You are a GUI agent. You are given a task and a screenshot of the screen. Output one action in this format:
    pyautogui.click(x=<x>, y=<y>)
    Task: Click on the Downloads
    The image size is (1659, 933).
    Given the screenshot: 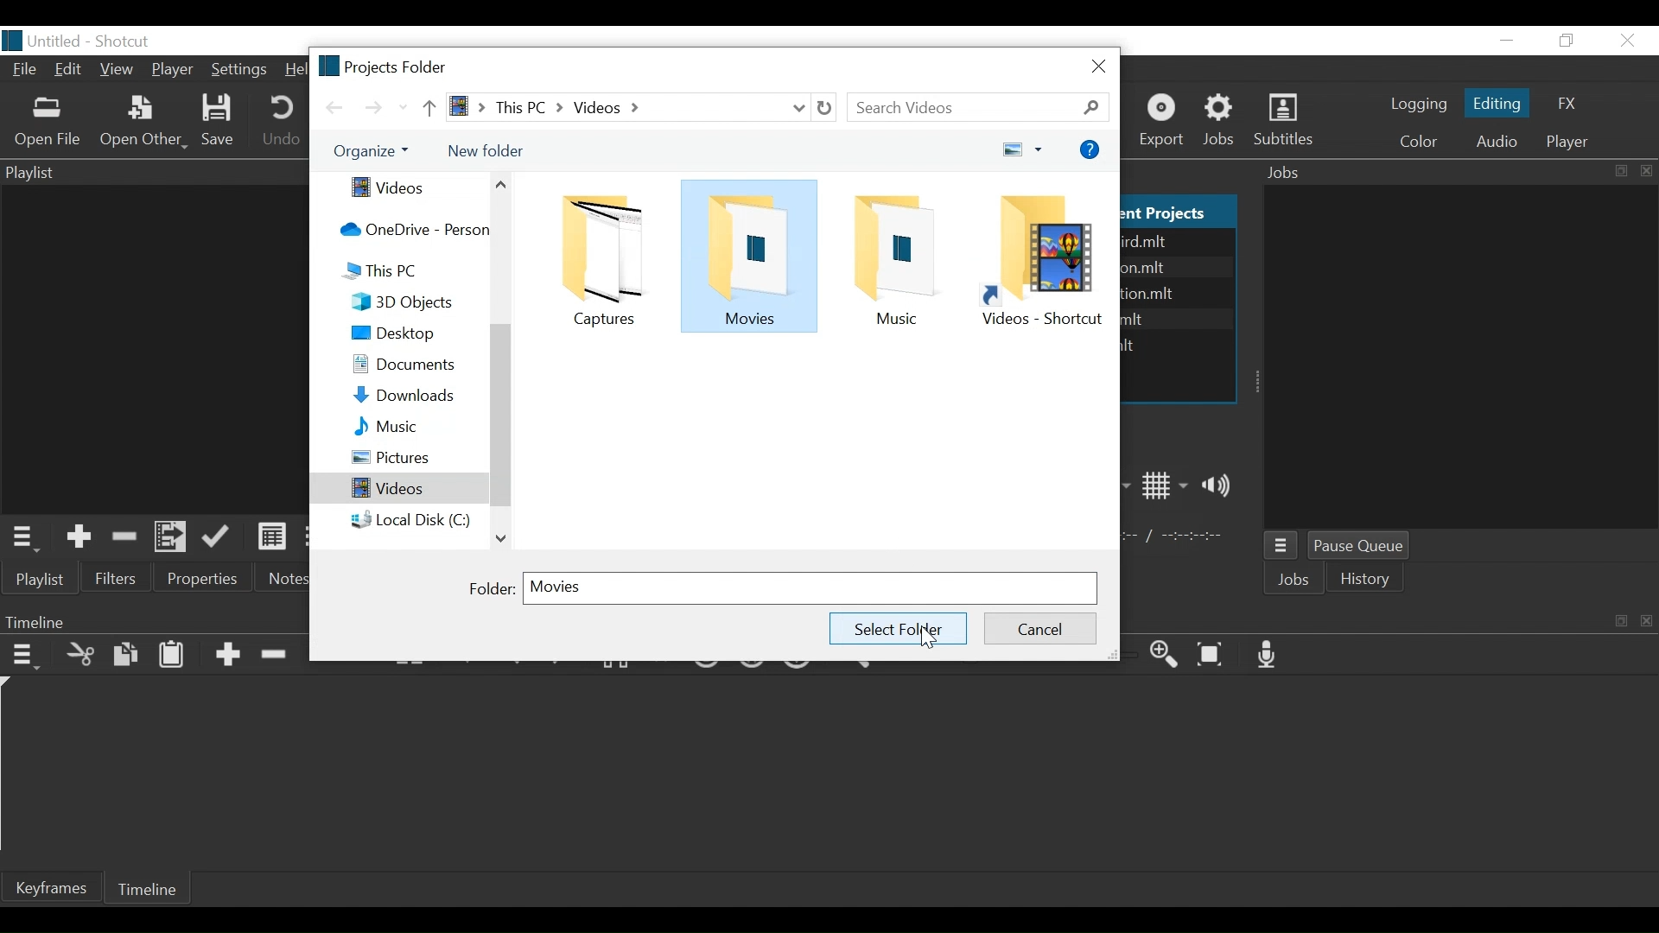 What is the action you would take?
    pyautogui.click(x=413, y=395)
    